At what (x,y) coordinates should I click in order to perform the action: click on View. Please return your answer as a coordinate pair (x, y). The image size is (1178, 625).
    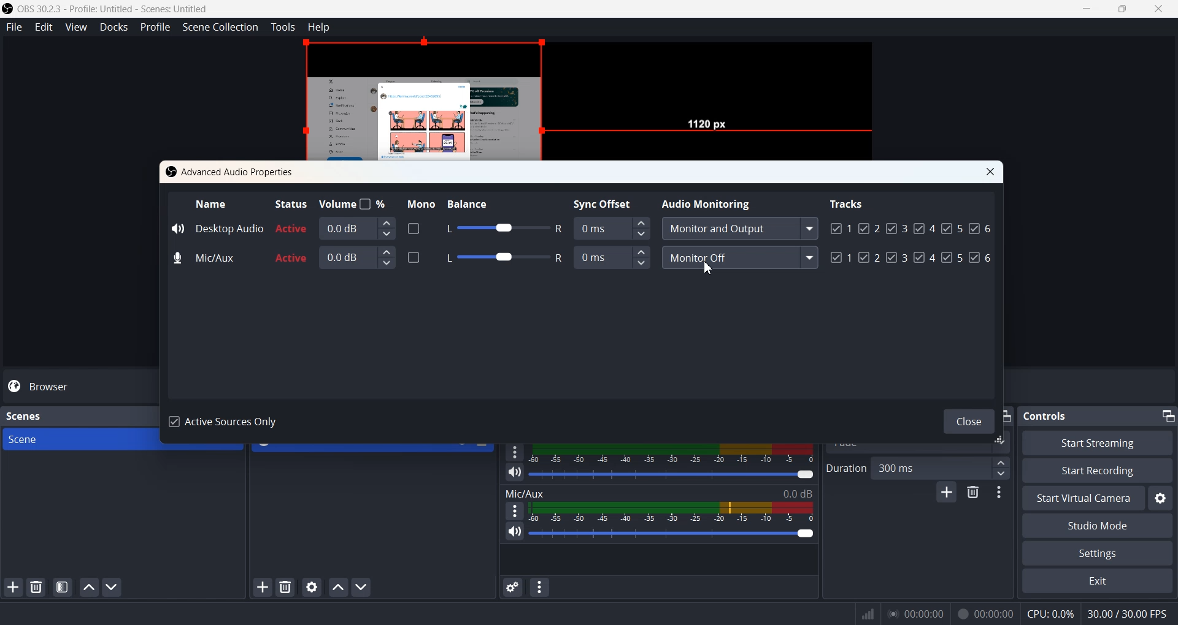
    Looking at the image, I should click on (77, 28).